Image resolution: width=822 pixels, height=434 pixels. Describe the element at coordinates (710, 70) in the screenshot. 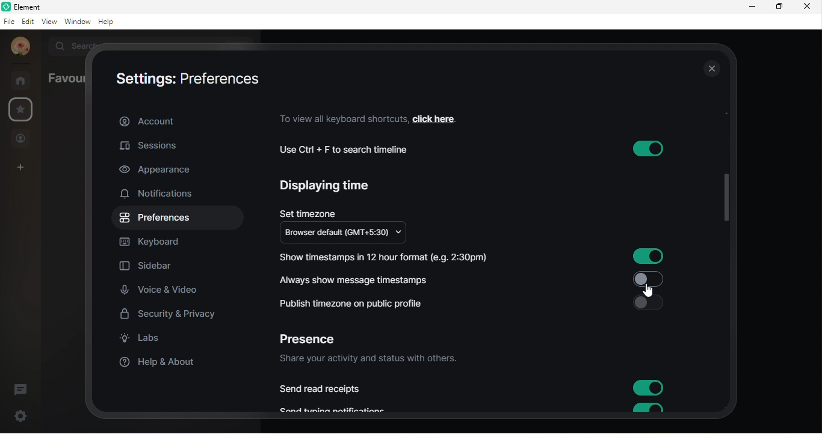

I see `close` at that location.